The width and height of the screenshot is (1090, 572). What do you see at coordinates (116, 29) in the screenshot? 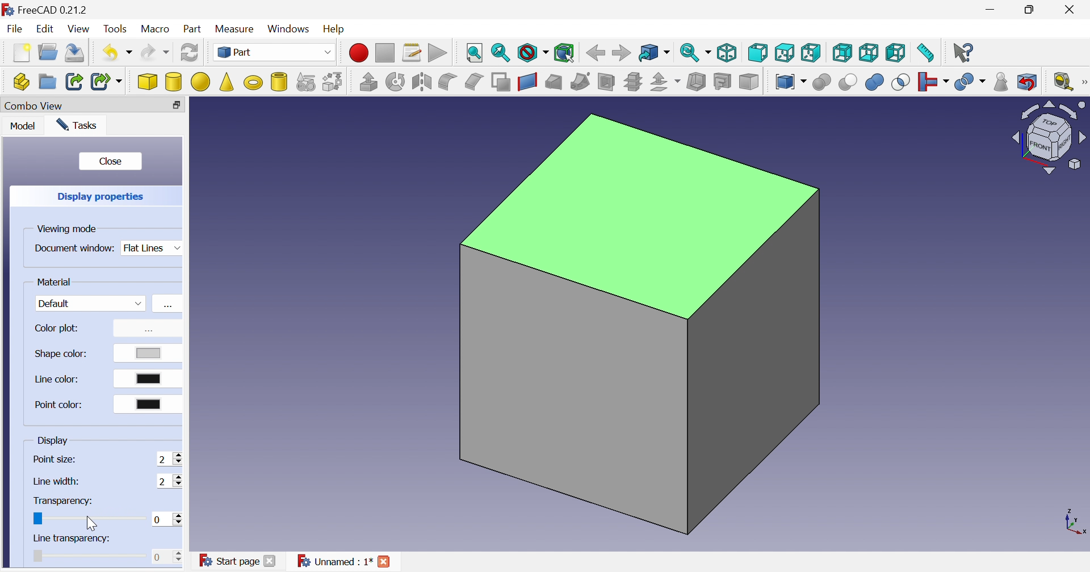
I see `Tools` at bounding box center [116, 29].